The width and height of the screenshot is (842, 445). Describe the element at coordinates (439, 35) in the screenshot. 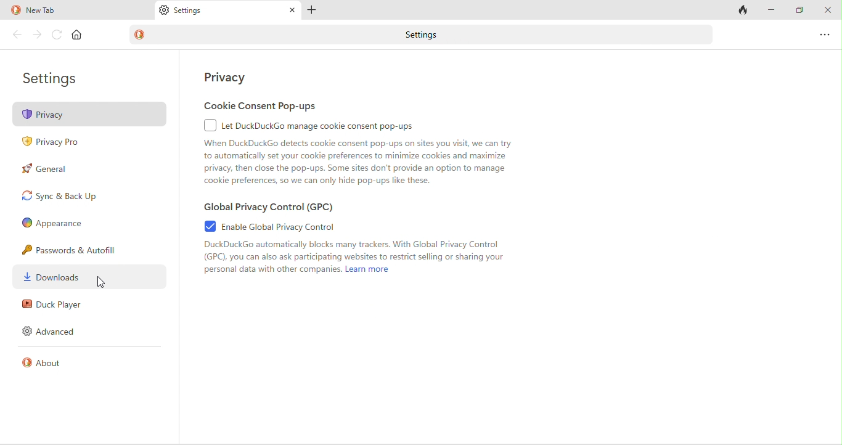

I see `settings` at that location.